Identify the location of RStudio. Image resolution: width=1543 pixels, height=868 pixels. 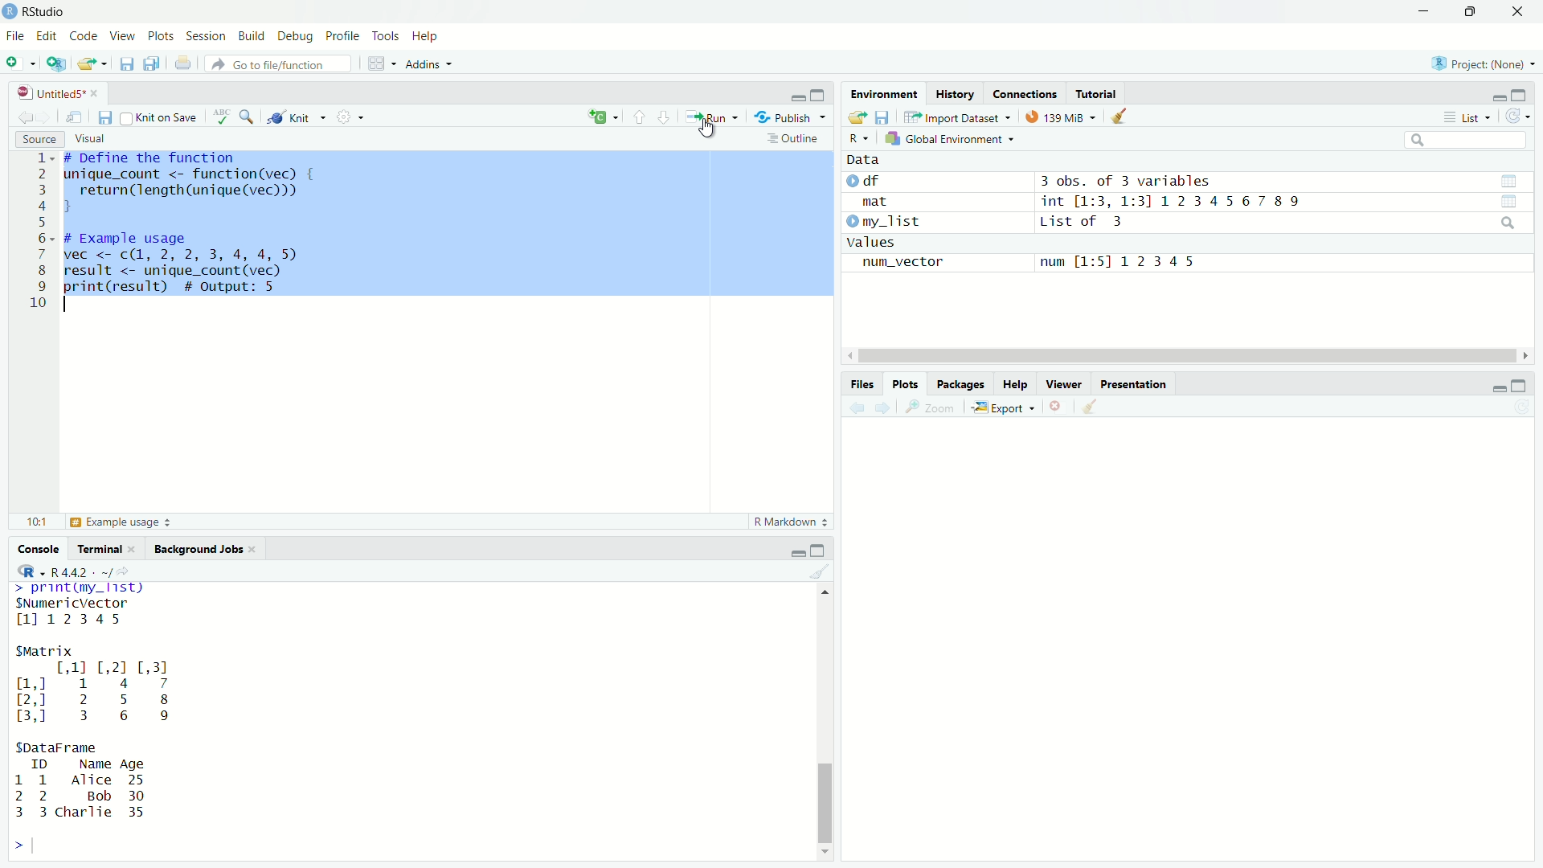
(46, 12).